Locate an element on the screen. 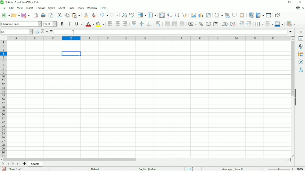 This screenshot has width=305, height=171. Italic is located at coordinates (70, 24).